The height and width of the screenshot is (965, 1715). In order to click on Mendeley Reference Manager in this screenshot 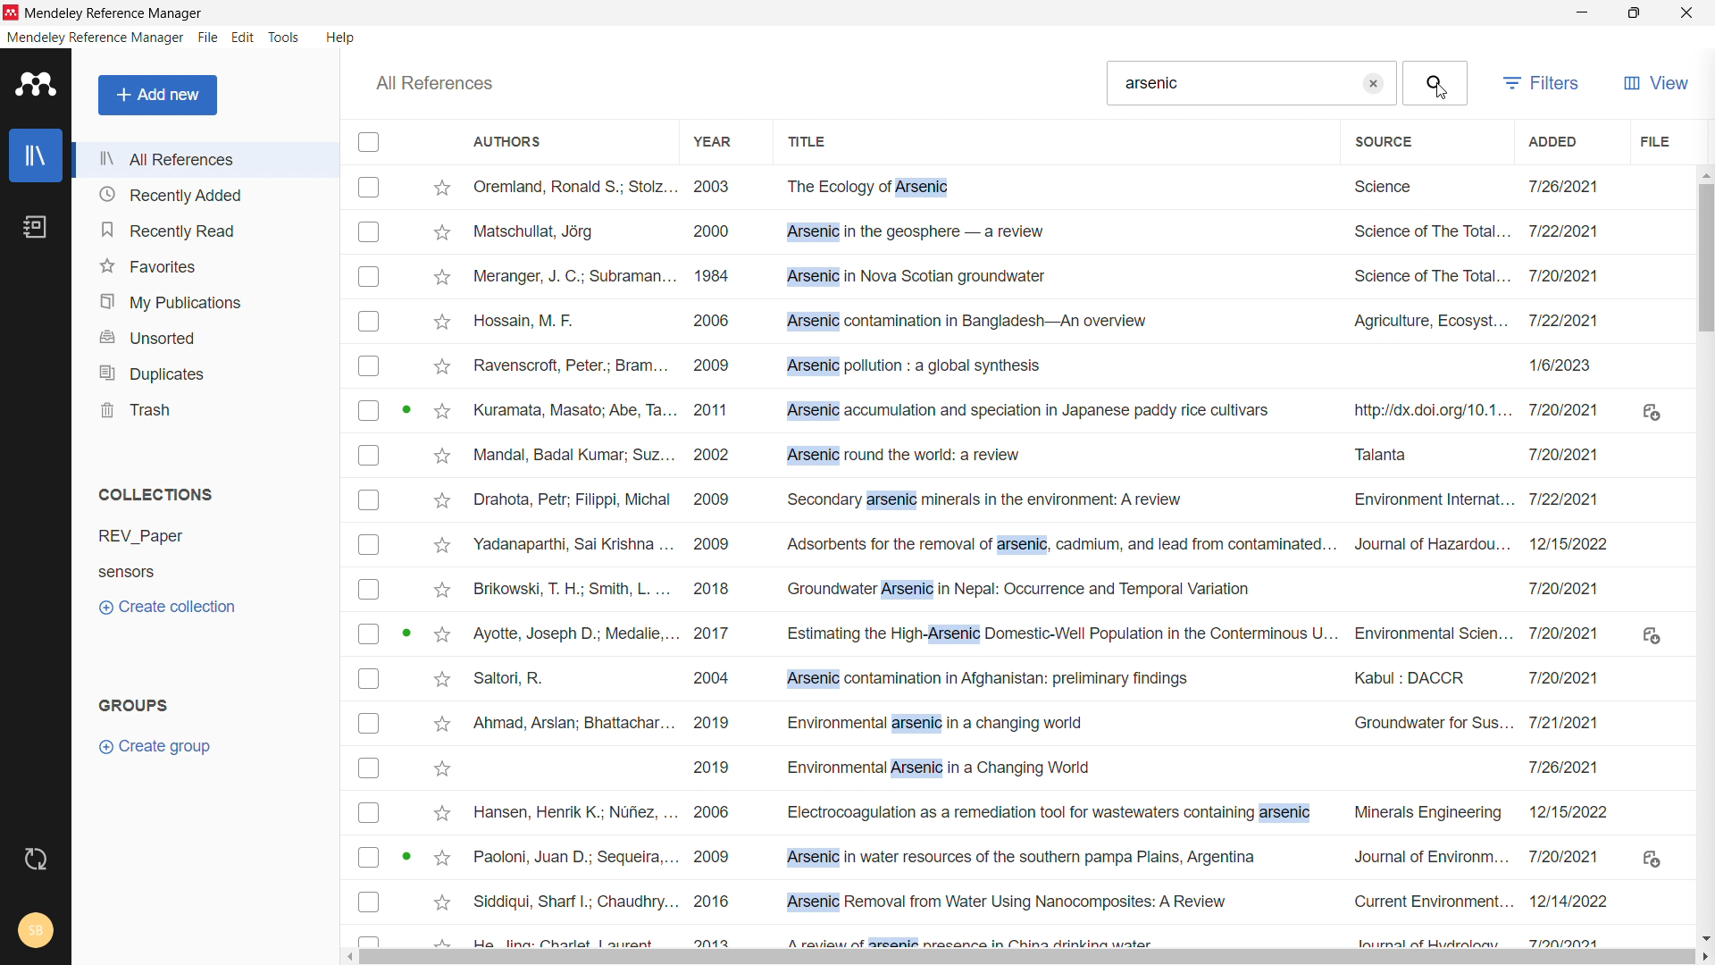, I will do `click(113, 13)`.